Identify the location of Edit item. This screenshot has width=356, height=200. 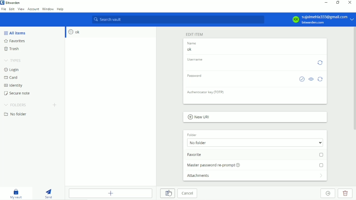
(196, 34).